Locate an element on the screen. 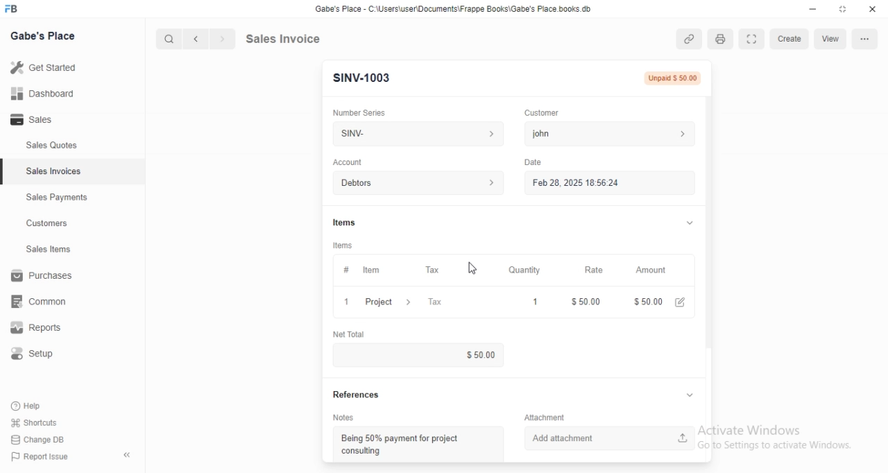 The height and width of the screenshot is (473, 888).  is located at coordinates (346, 222).